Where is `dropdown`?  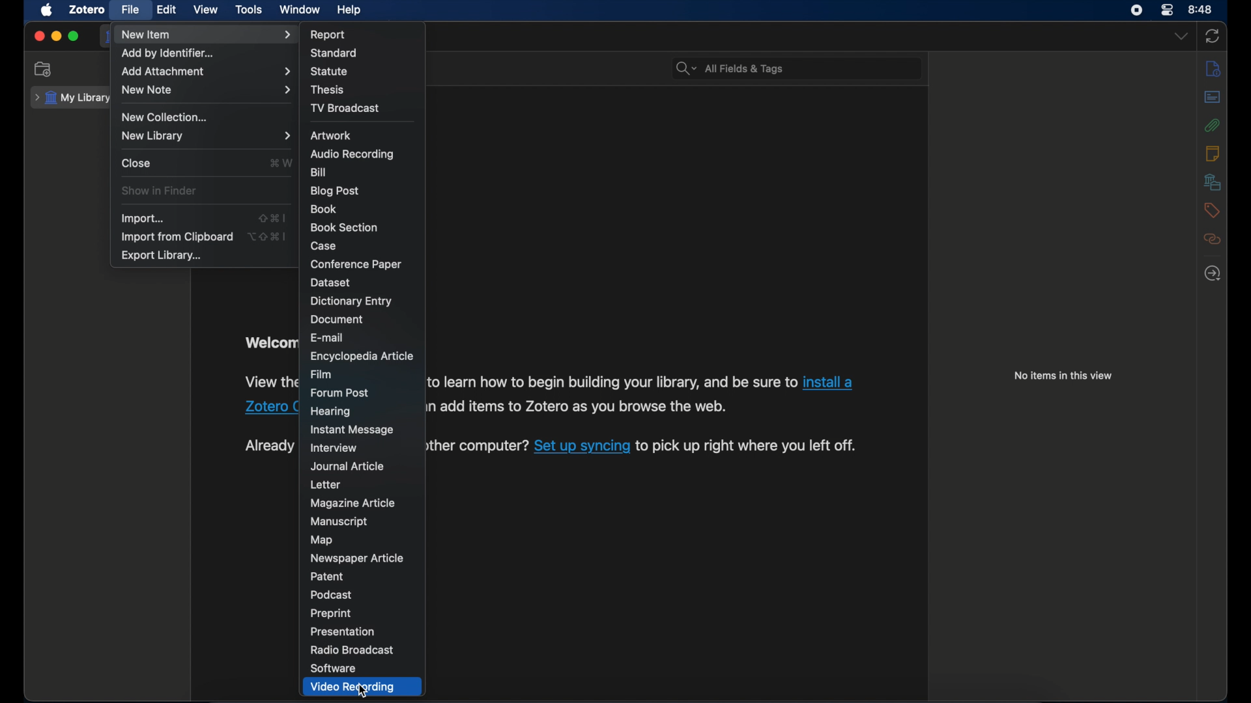
dropdown is located at coordinates (1181, 37).